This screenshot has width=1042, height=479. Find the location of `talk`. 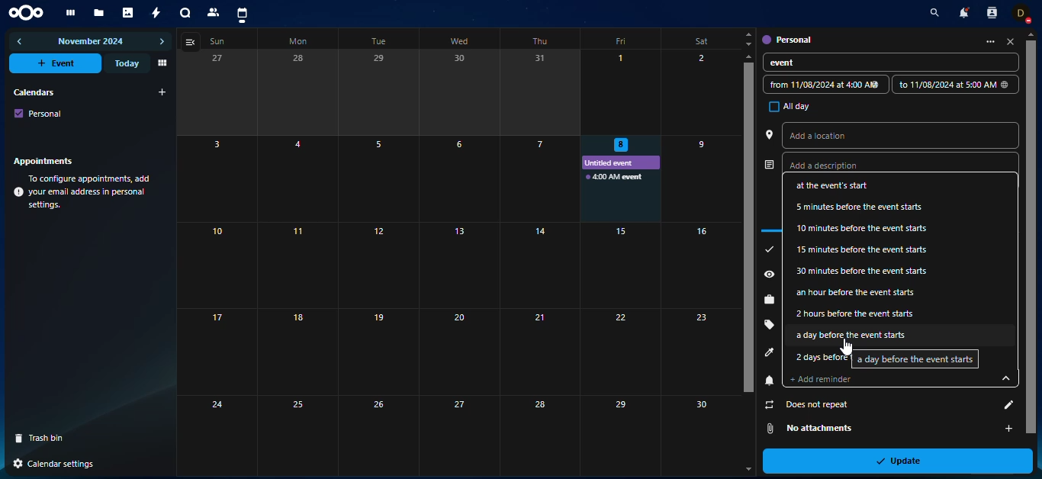

talk is located at coordinates (185, 14).